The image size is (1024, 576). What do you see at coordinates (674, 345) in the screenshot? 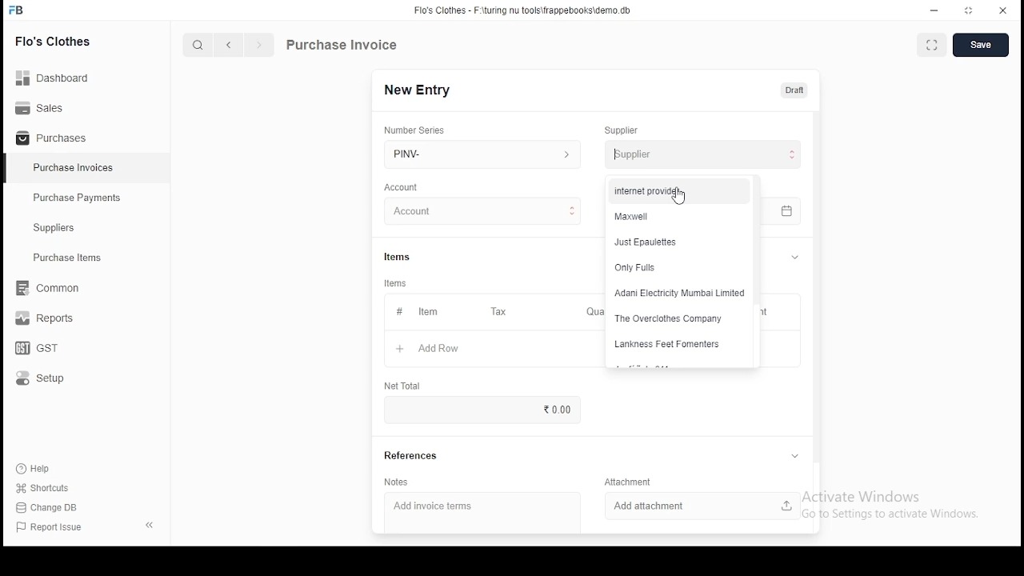
I see `lankless feet fomenters` at bounding box center [674, 345].